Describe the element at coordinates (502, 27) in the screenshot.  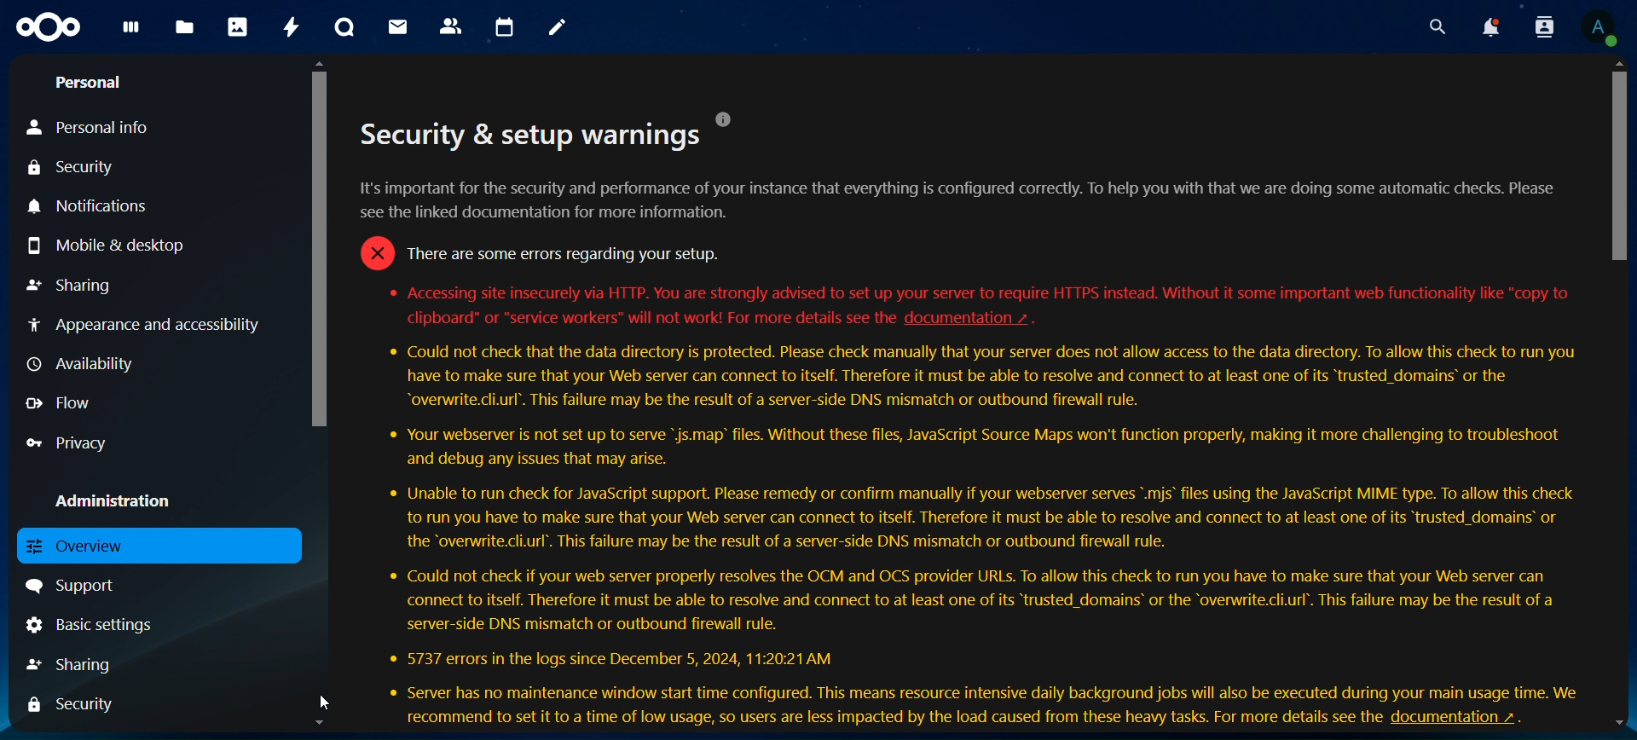
I see `calendar` at that location.